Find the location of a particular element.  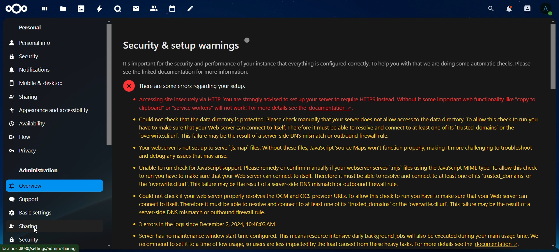

notifications is located at coordinates (31, 70).